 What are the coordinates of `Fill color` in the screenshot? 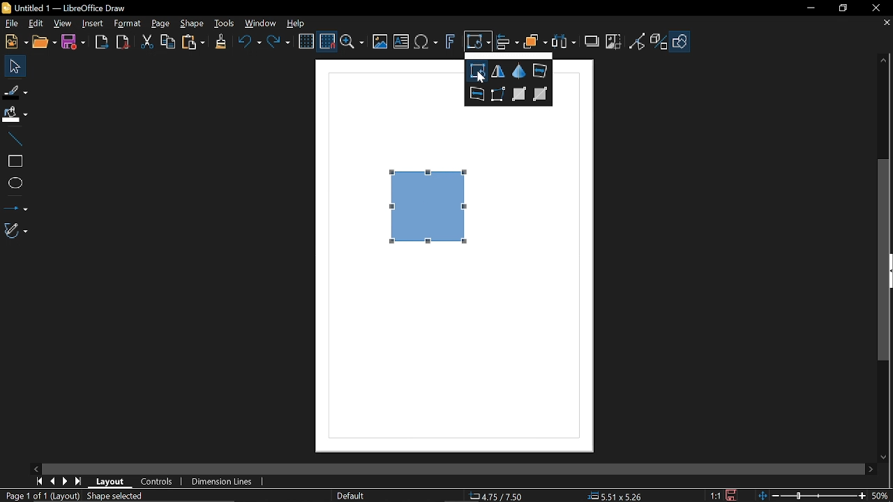 It's located at (15, 114).